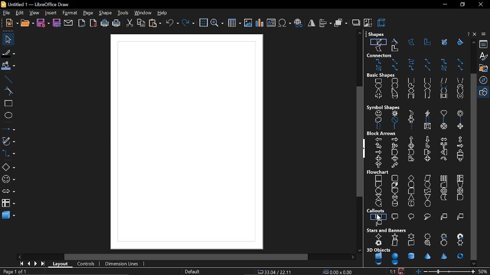 The height and width of the screenshot is (275, 490). I want to click on curved connector ends with arrow, so click(413, 61).